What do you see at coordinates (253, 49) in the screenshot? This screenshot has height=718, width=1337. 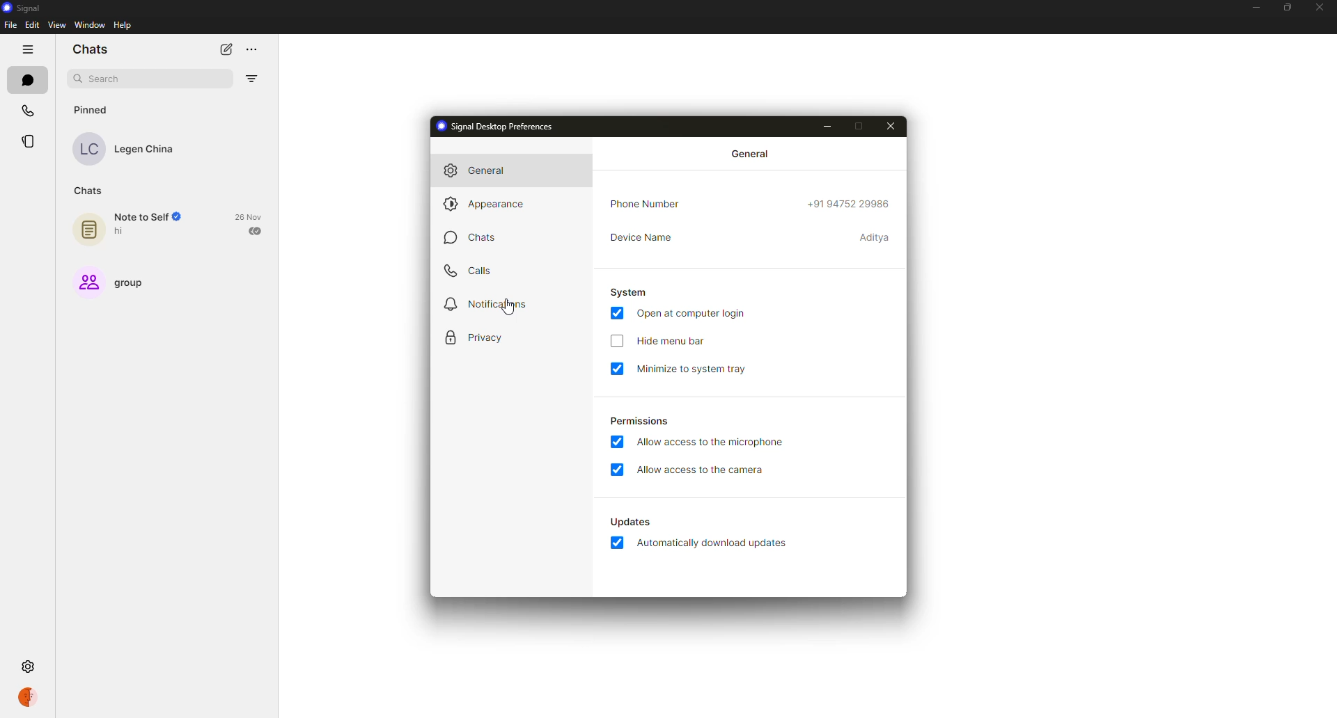 I see `more` at bounding box center [253, 49].